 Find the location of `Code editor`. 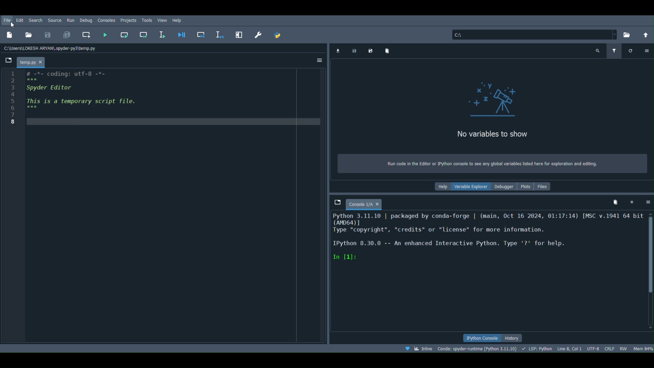

Code editor is located at coordinates (164, 207).